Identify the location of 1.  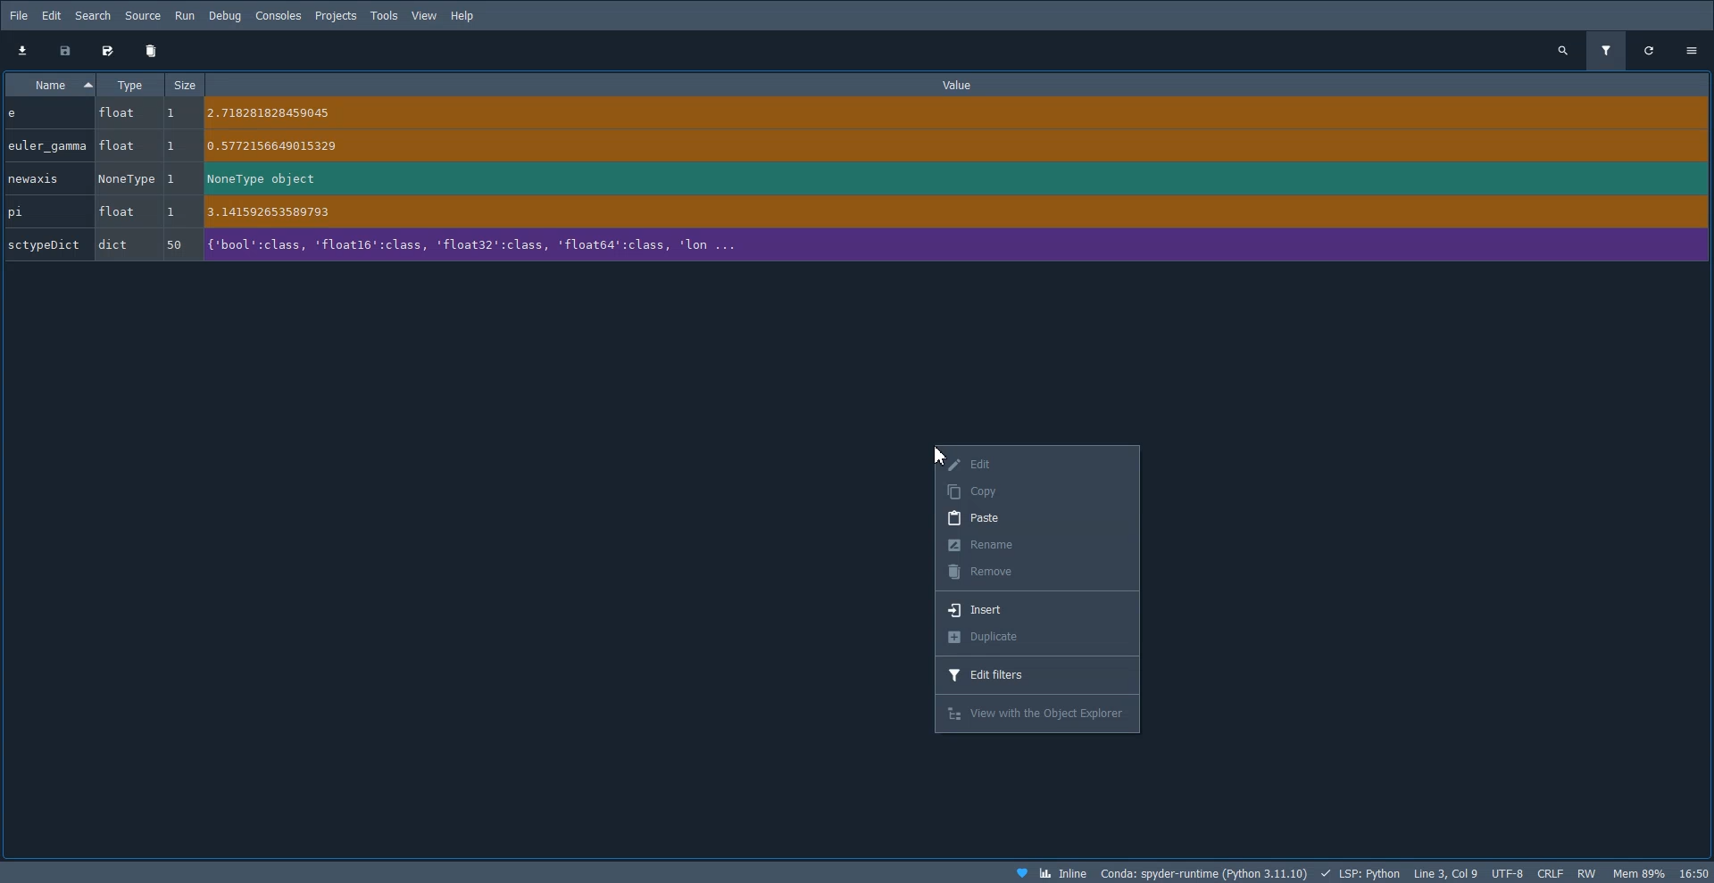
(170, 112).